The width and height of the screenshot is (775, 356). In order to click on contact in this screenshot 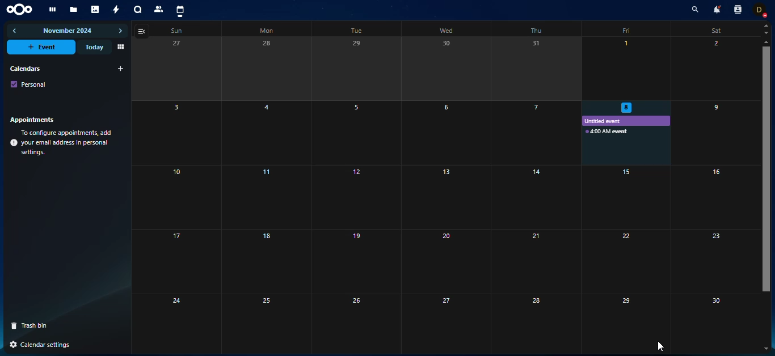, I will do `click(159, 9)`.